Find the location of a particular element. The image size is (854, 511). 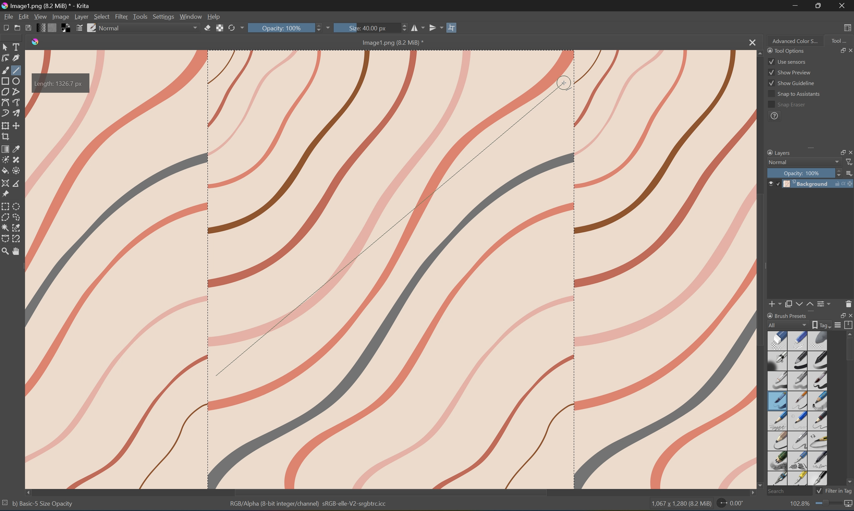

Drop Down is located at coordinates (836, 162).